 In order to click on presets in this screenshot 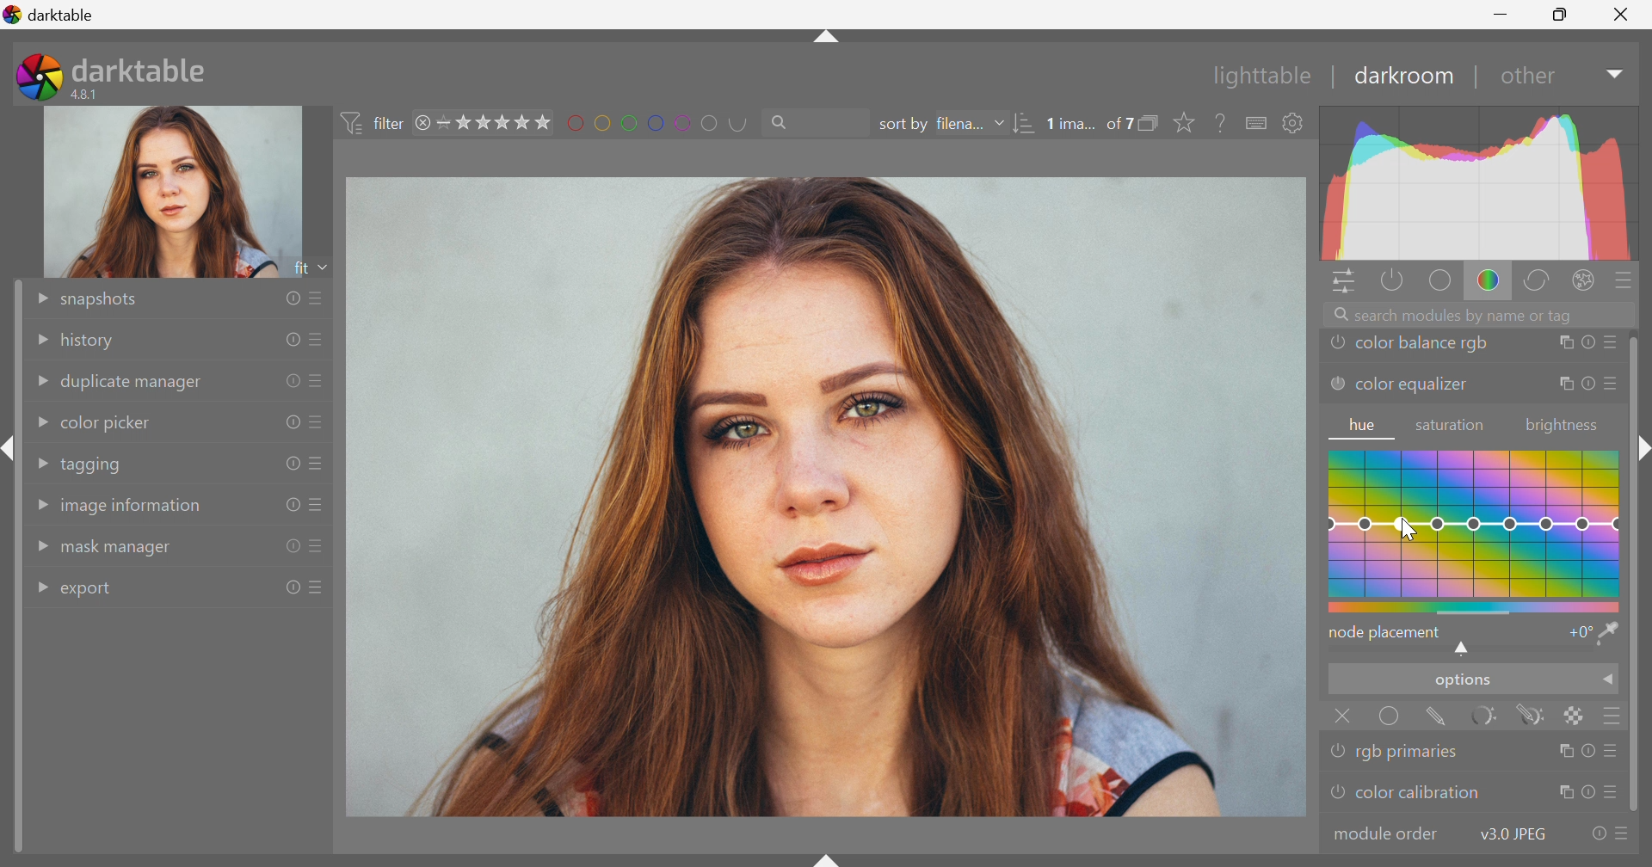, I will do `click(319, 425)`.